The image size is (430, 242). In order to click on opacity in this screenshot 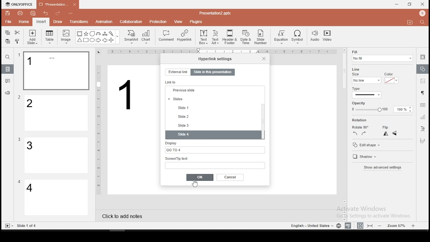, I will do `click(381, 110)`.